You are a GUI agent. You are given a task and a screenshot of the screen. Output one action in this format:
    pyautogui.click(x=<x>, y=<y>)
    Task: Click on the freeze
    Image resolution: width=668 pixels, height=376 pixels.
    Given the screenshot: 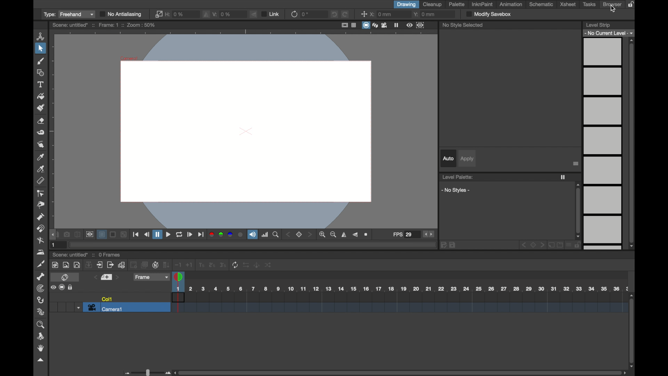 What is the action you would take?
    pyautogui.click(x=563, y=178)
    